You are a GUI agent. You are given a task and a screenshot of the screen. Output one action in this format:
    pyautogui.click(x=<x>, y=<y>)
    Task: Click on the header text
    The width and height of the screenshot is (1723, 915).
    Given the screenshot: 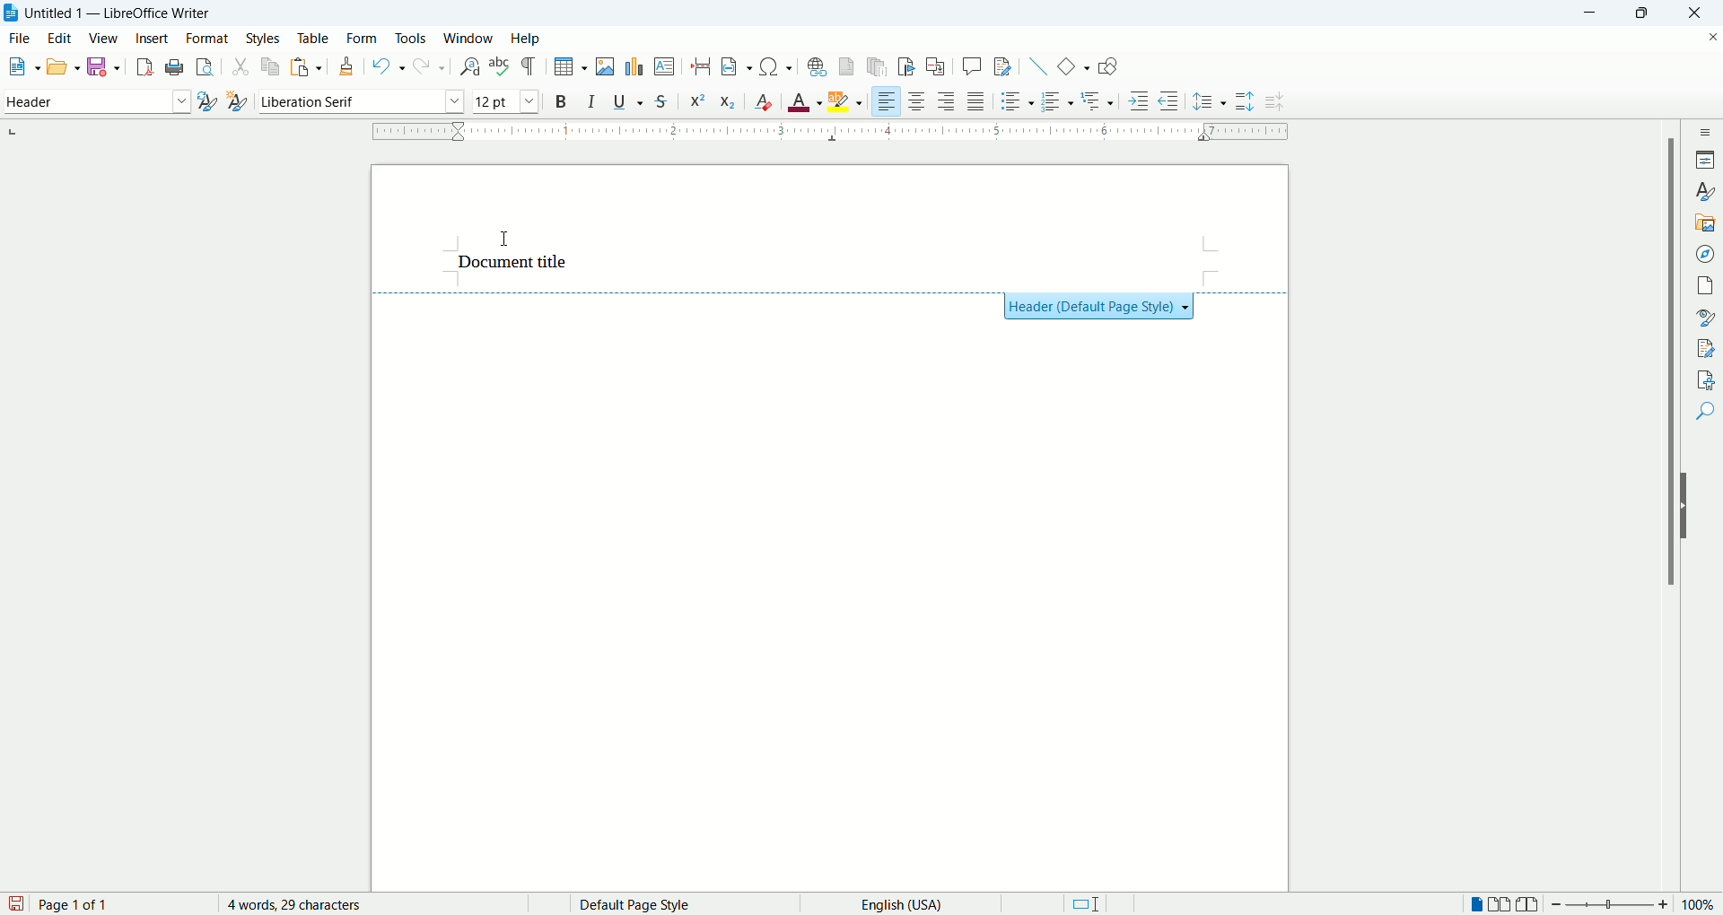 What is the action you would take?
    pyautogui.click(x=516, y=261)
    